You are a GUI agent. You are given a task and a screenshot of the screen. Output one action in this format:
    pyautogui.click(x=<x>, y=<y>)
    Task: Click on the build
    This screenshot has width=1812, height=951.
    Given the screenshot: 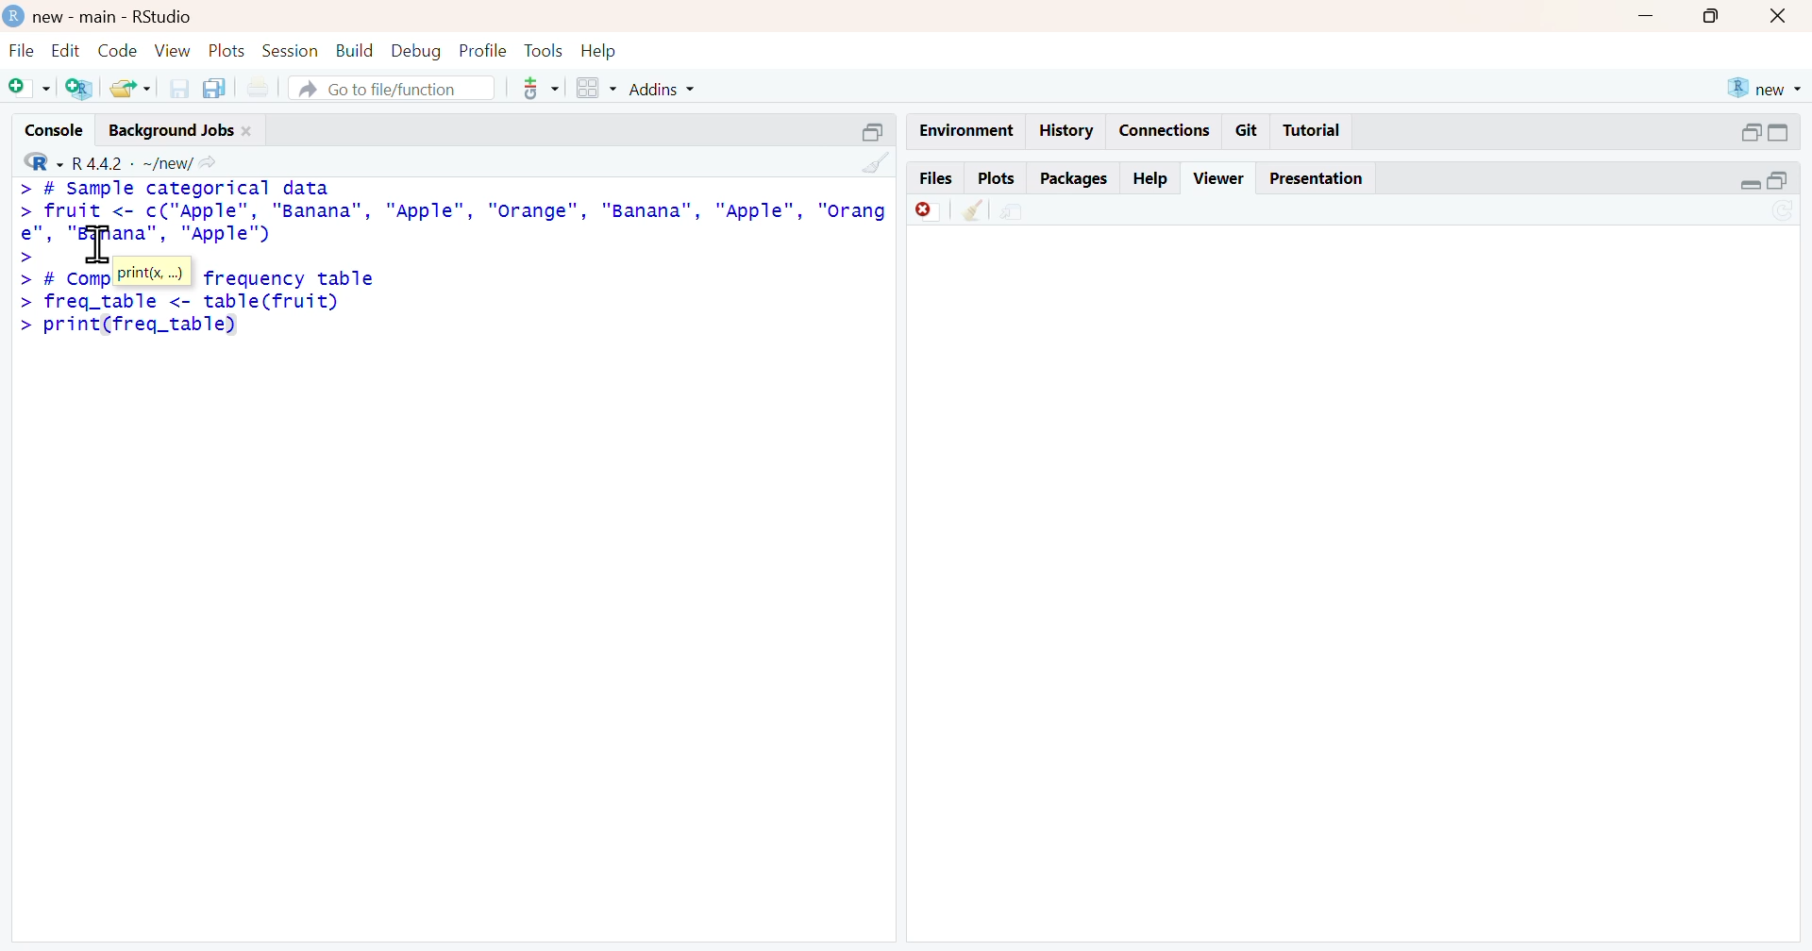 What is the action you would take?
    pyautogui.click(x=354, y=52)
    